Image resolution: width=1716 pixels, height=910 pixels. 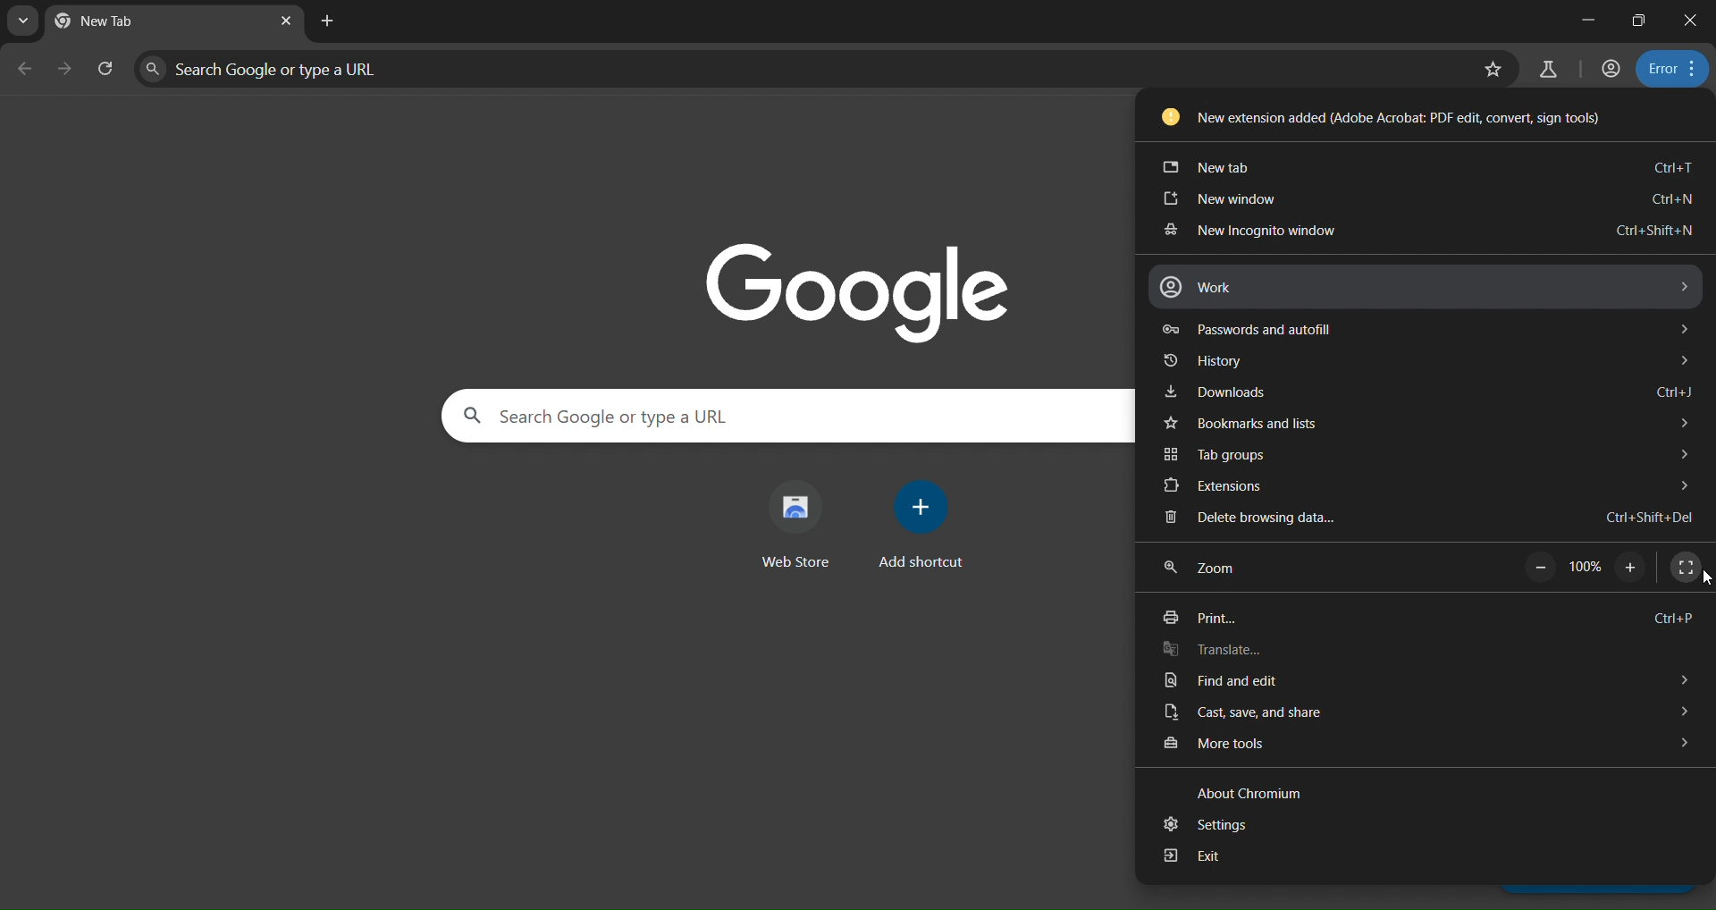 What do you see at coordinates (288, 21) in the screenshot?
I see `close tab` at bounding box center [288, 21].